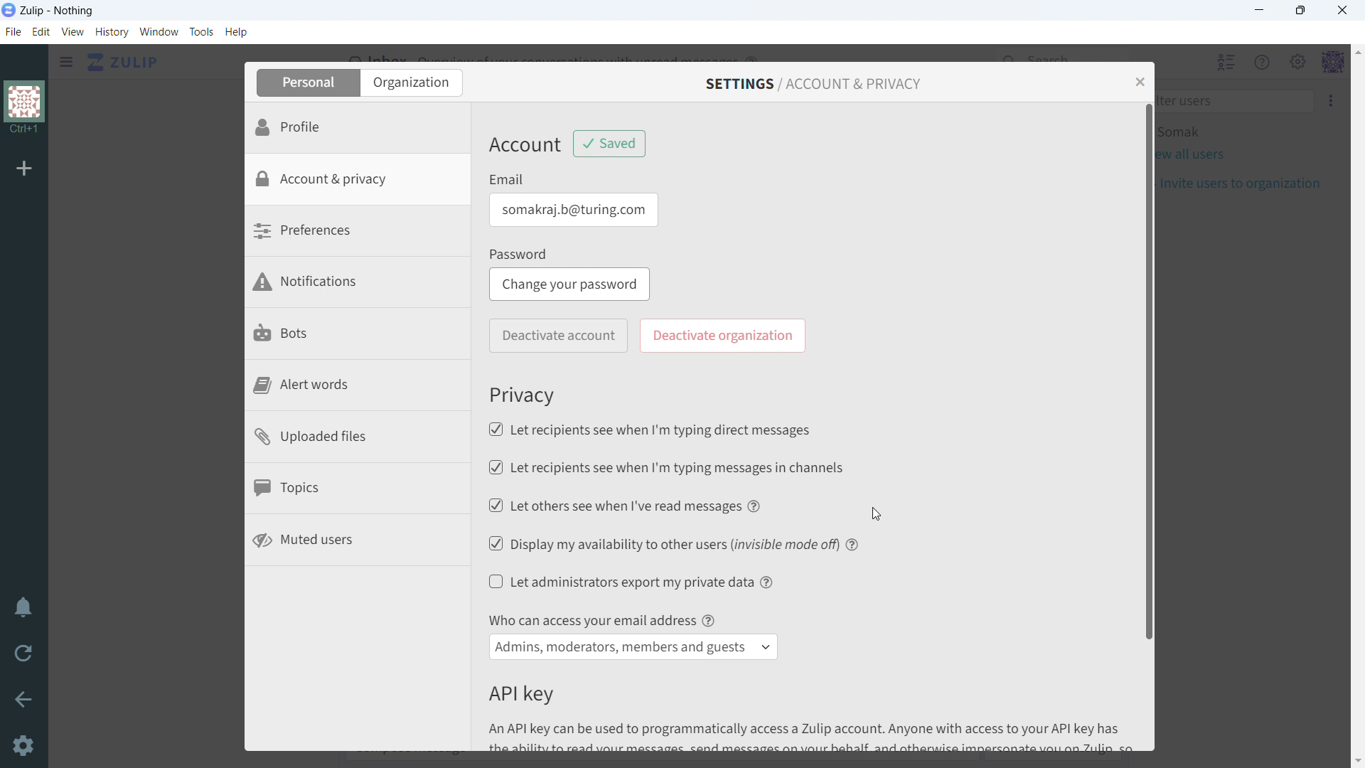 Image resolution: width=1365 pixels, height=768 pixels. I want to click on topics, so click(356, 489).